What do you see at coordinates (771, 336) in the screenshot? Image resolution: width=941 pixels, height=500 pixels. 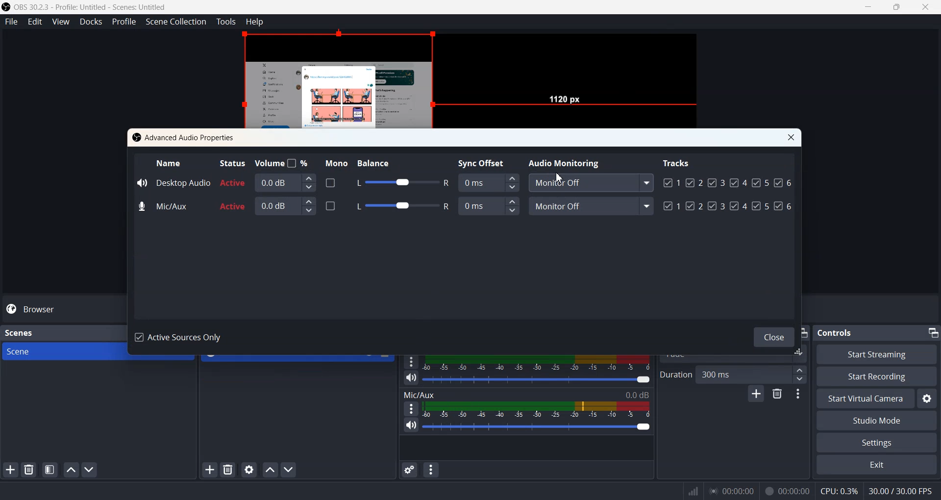 I see `Close` at bounding box center [771, 336].